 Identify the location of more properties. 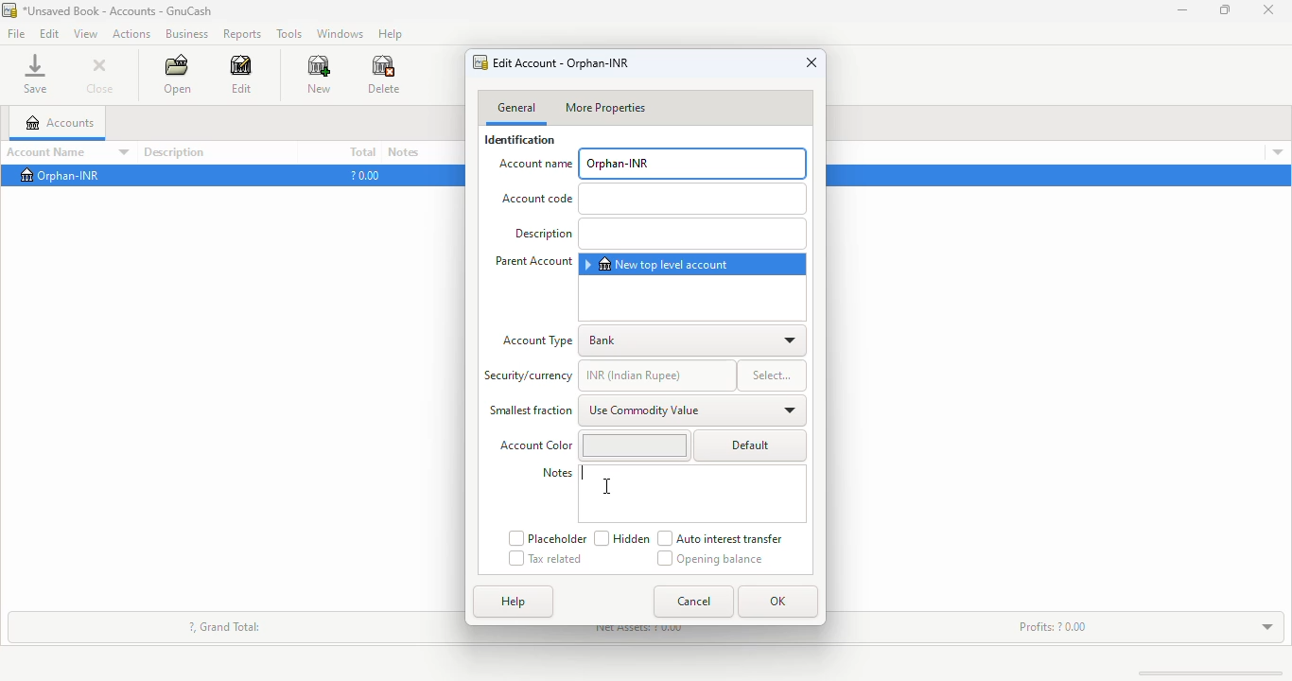
(605, 108).